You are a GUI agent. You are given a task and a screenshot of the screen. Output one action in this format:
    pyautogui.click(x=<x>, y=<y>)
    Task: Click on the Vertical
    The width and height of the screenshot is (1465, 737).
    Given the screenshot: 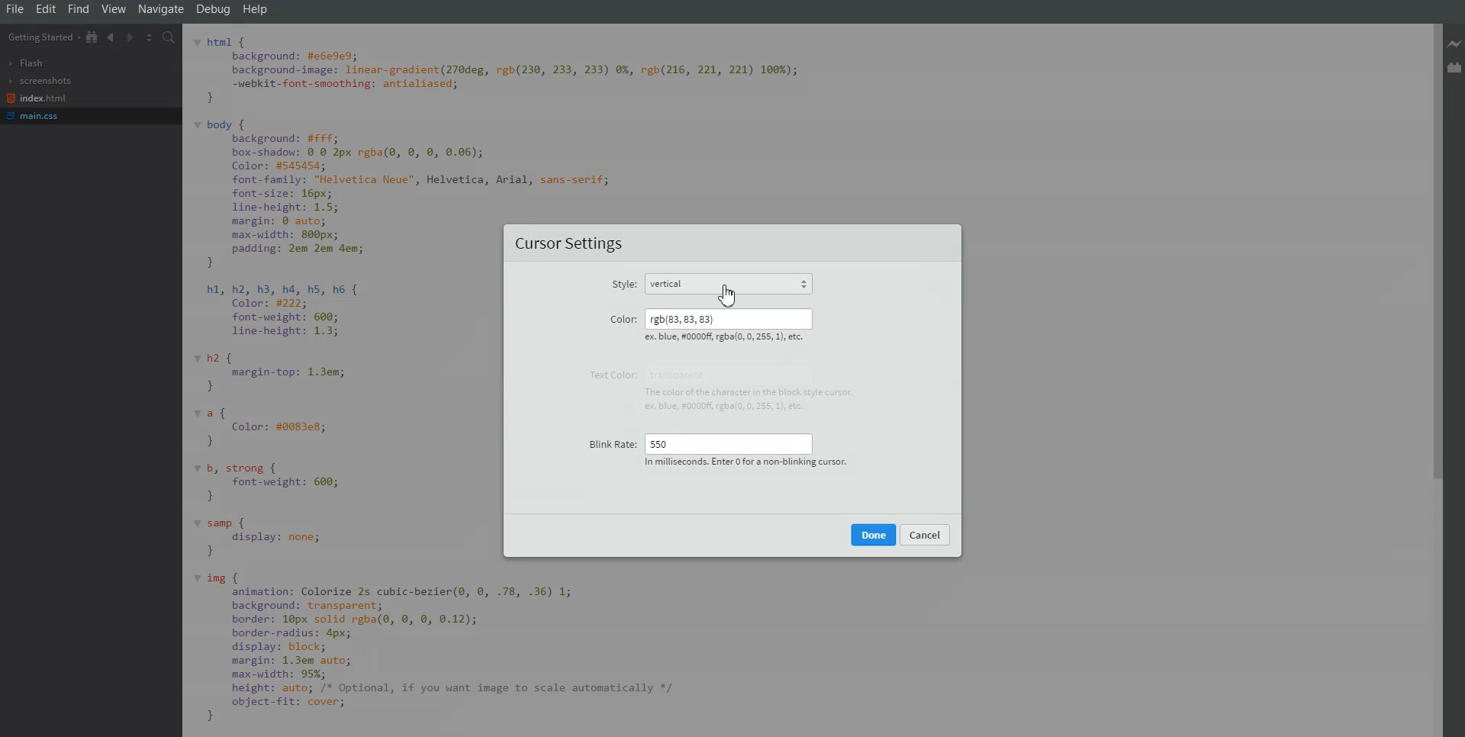 What is the action you would take?
    pyautogui.click(x=736, y=282)
    